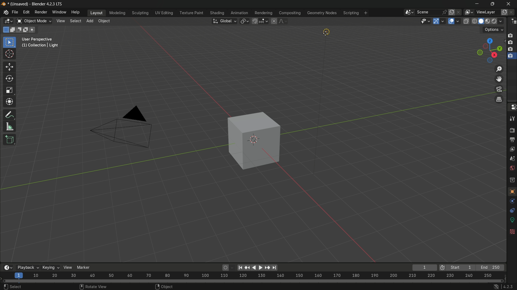  I want to click on object, so click(104, 21).